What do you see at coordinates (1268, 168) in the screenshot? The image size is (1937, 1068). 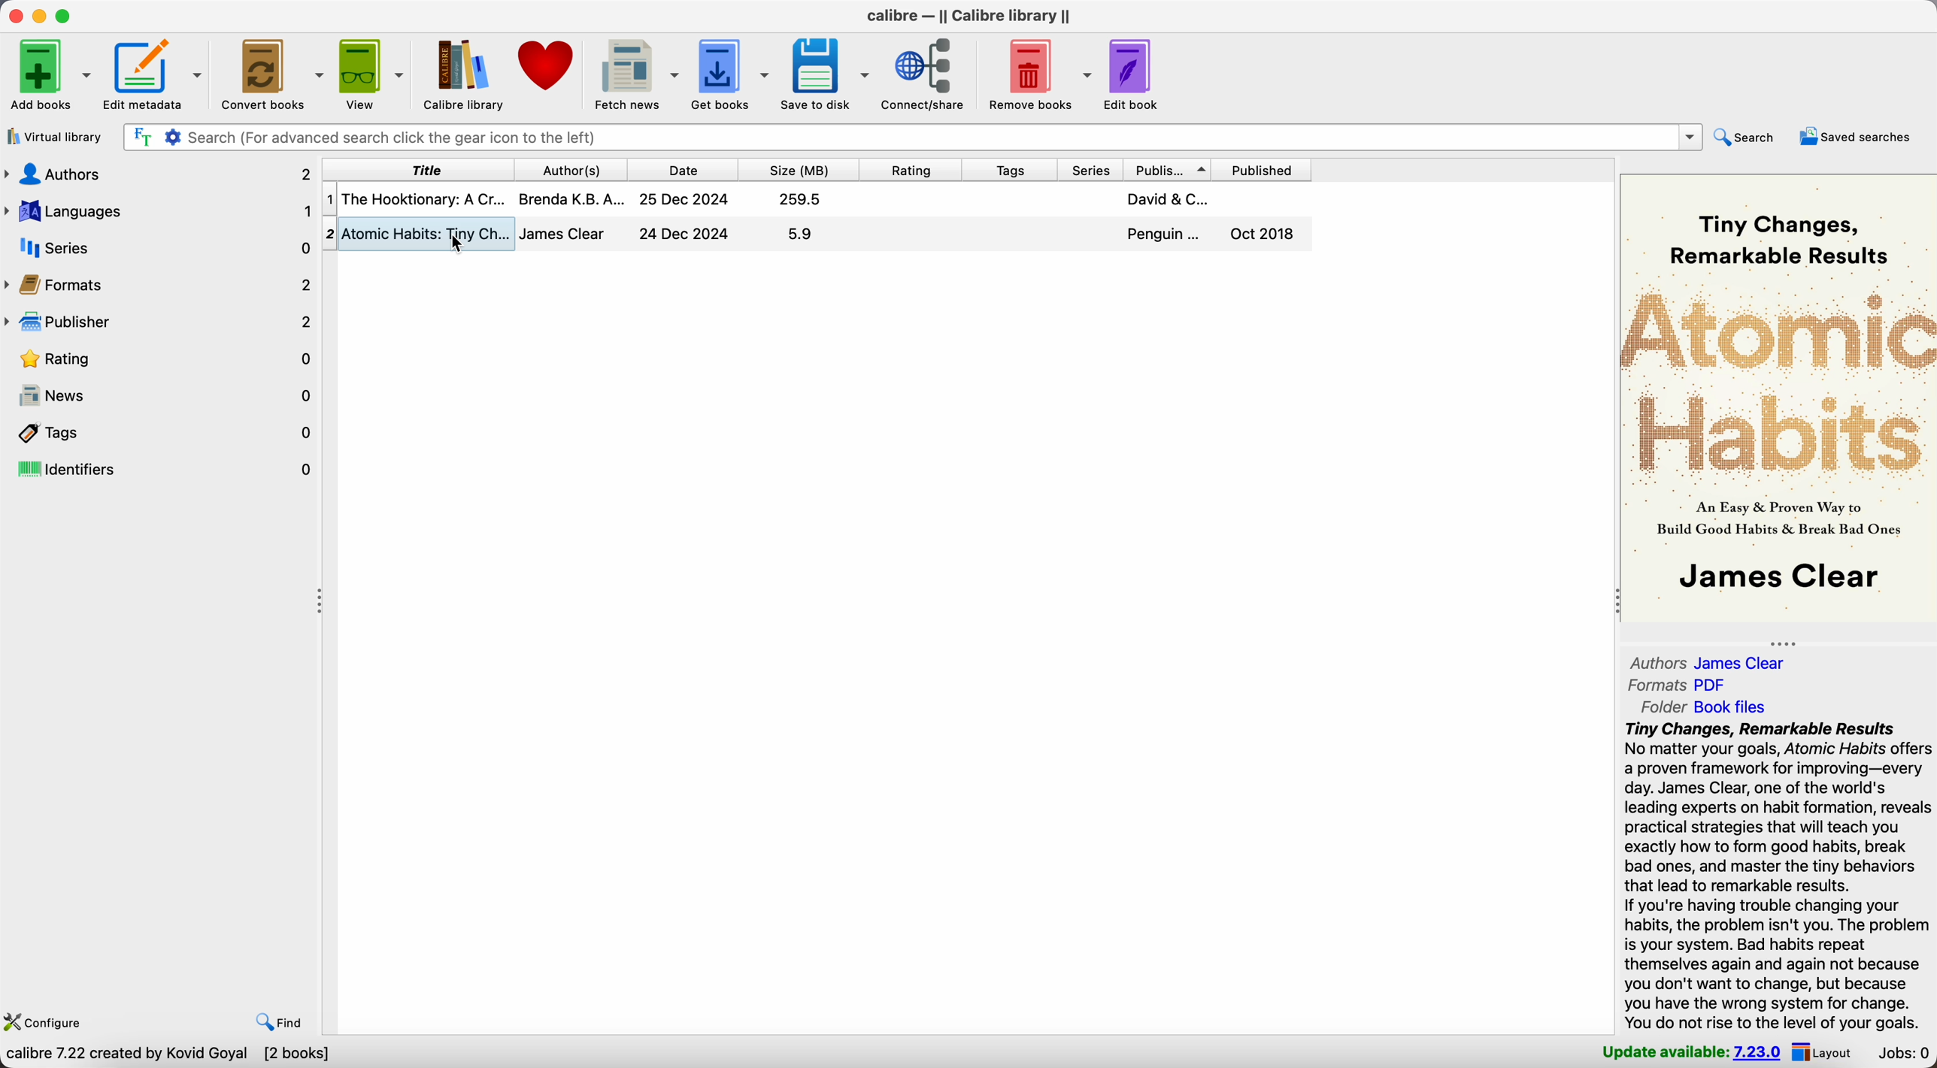 I see `published` at bounding box center [1268, 168].